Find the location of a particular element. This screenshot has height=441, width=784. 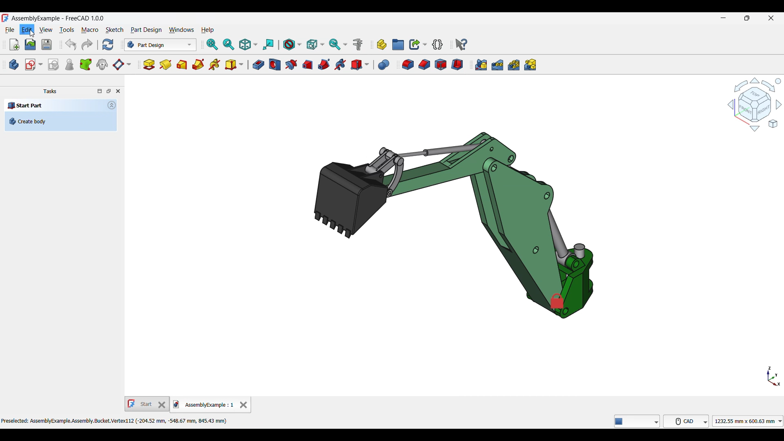

Start Part is located at coordinates (25, 105).